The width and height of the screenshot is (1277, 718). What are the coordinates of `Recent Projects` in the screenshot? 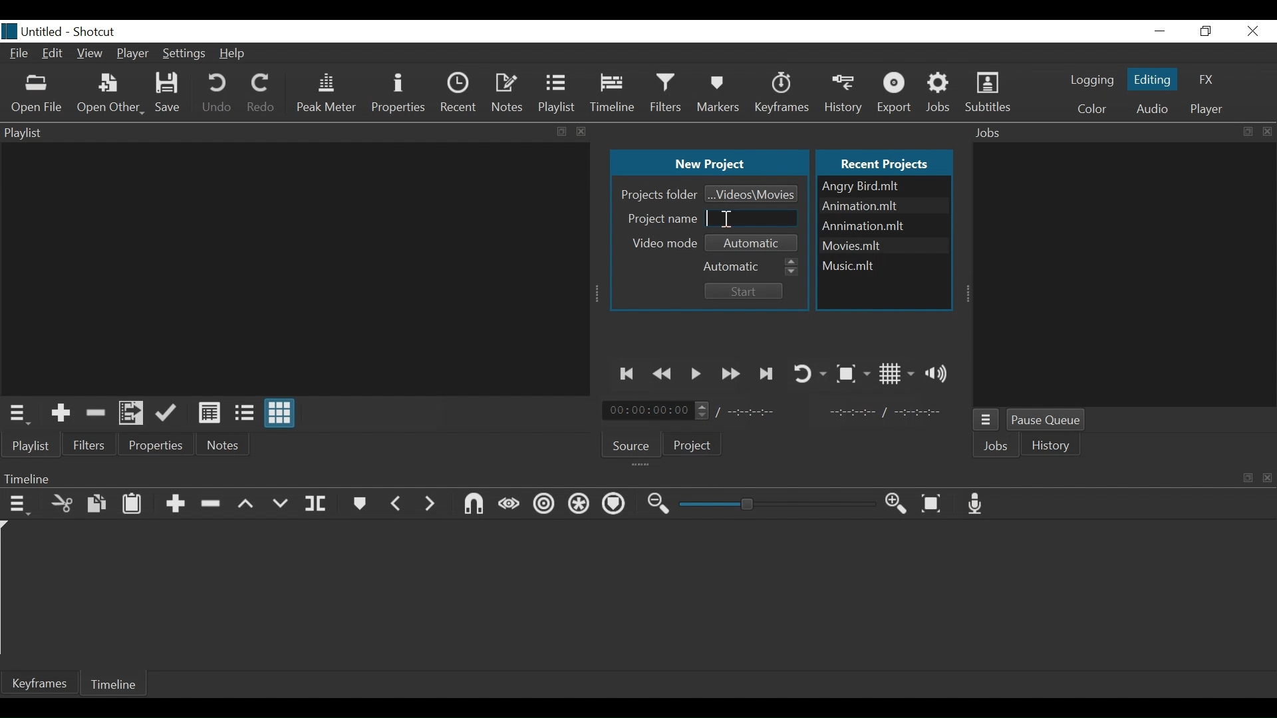 It's located at (887, 162).